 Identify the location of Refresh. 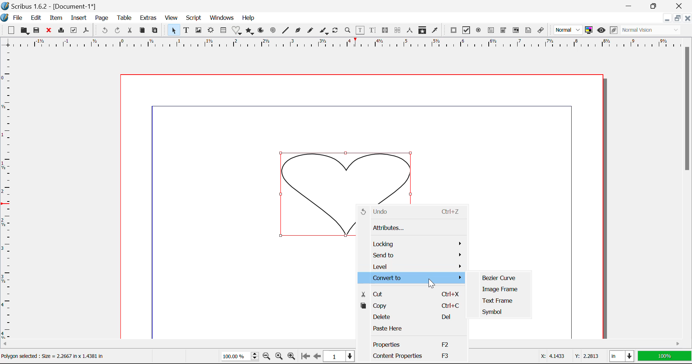
(337, 31).